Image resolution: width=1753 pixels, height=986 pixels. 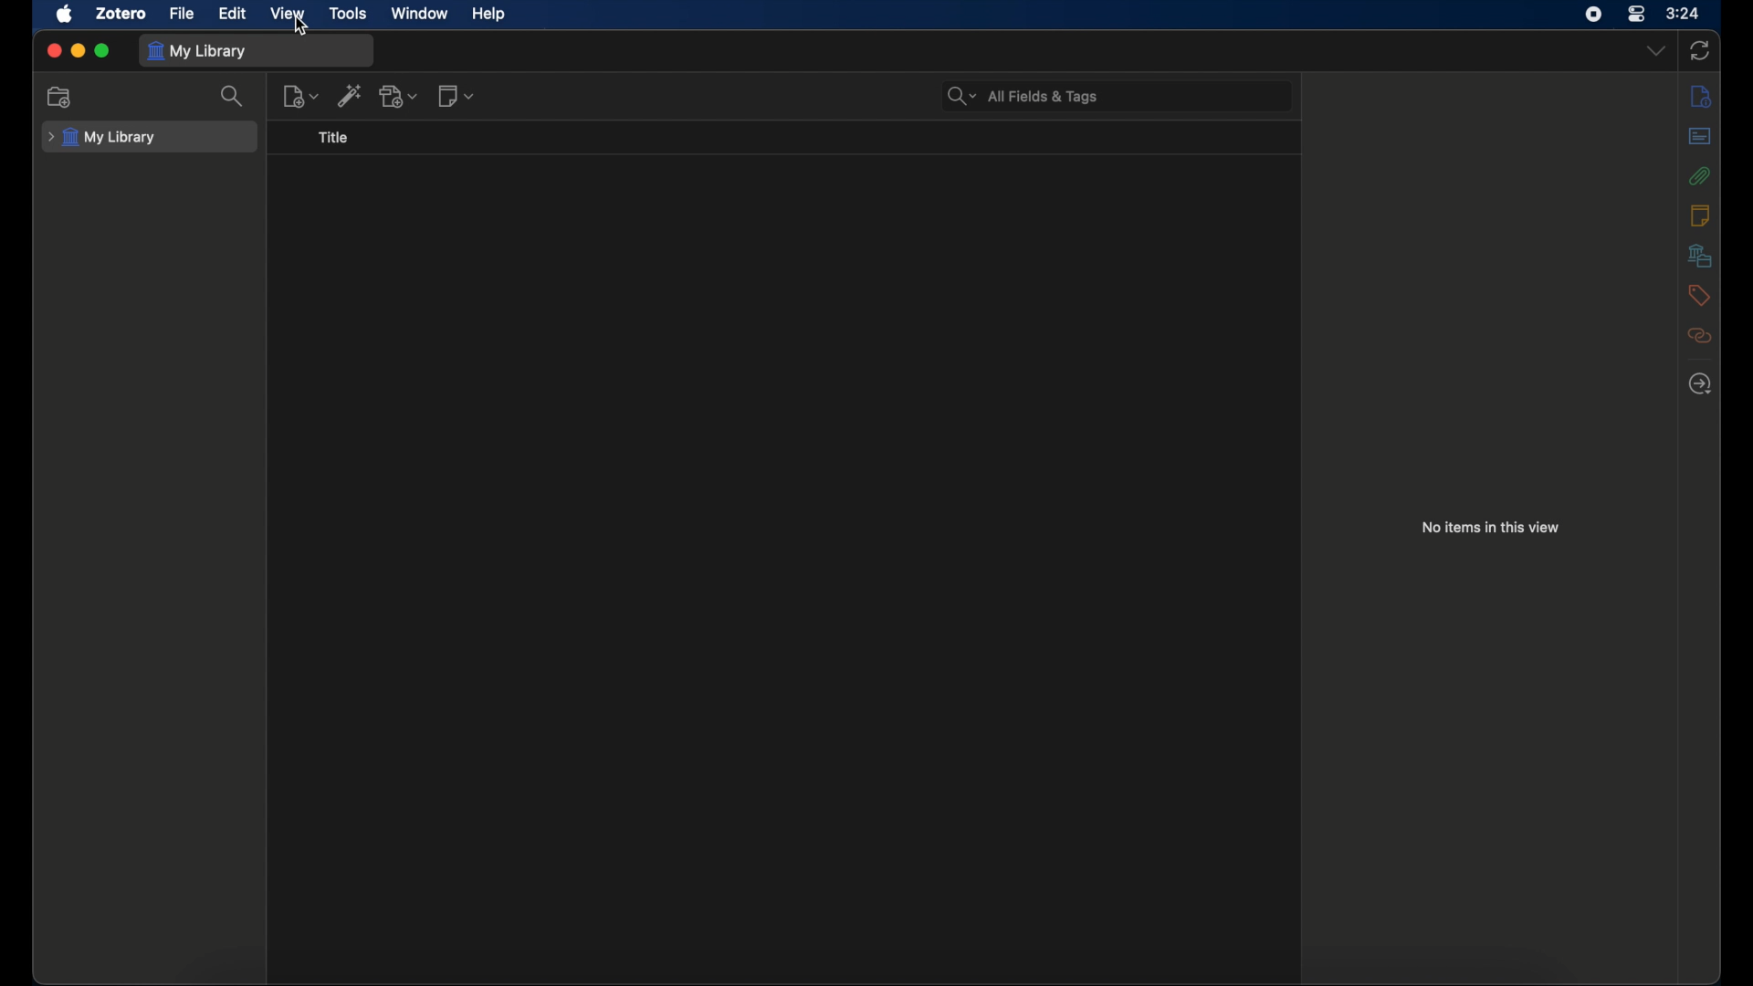 What do you see at coordinates (1023, 97) in the screenshot?
I see `all fileds & tags` at bounding box center [1023, 97].